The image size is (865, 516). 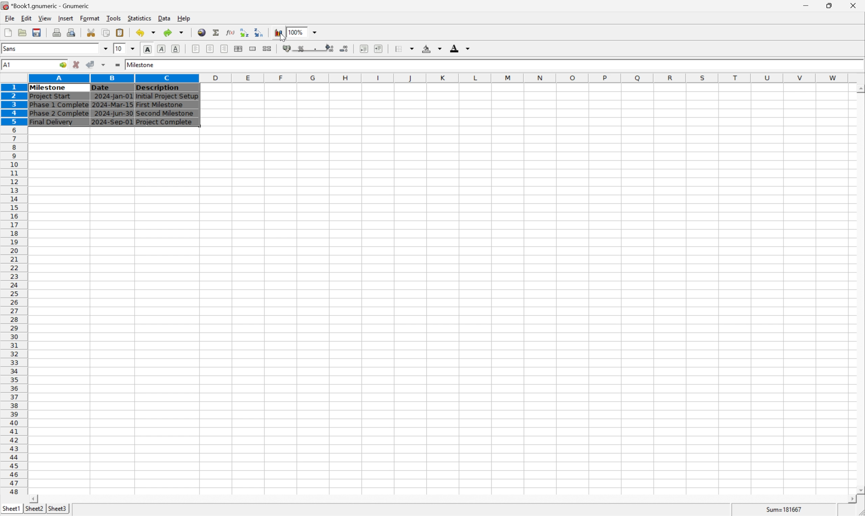 I want to click on view, so click(x=44, y=18).